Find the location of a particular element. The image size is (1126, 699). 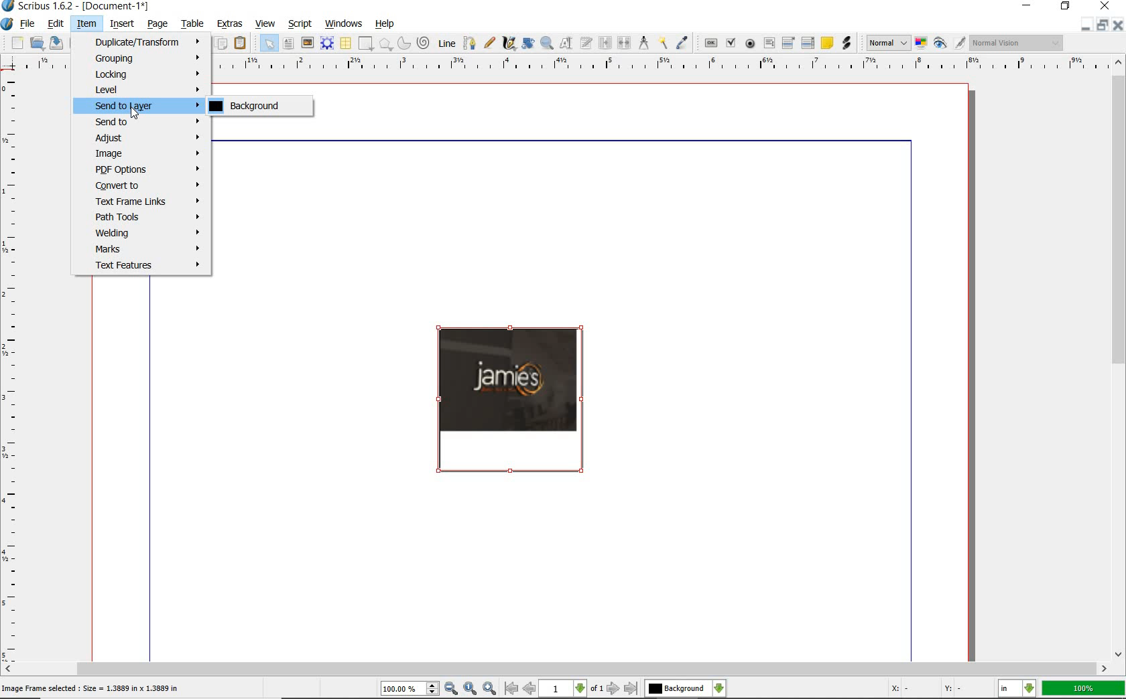

Zoom 100.00% is located at coordinates (410, 689).